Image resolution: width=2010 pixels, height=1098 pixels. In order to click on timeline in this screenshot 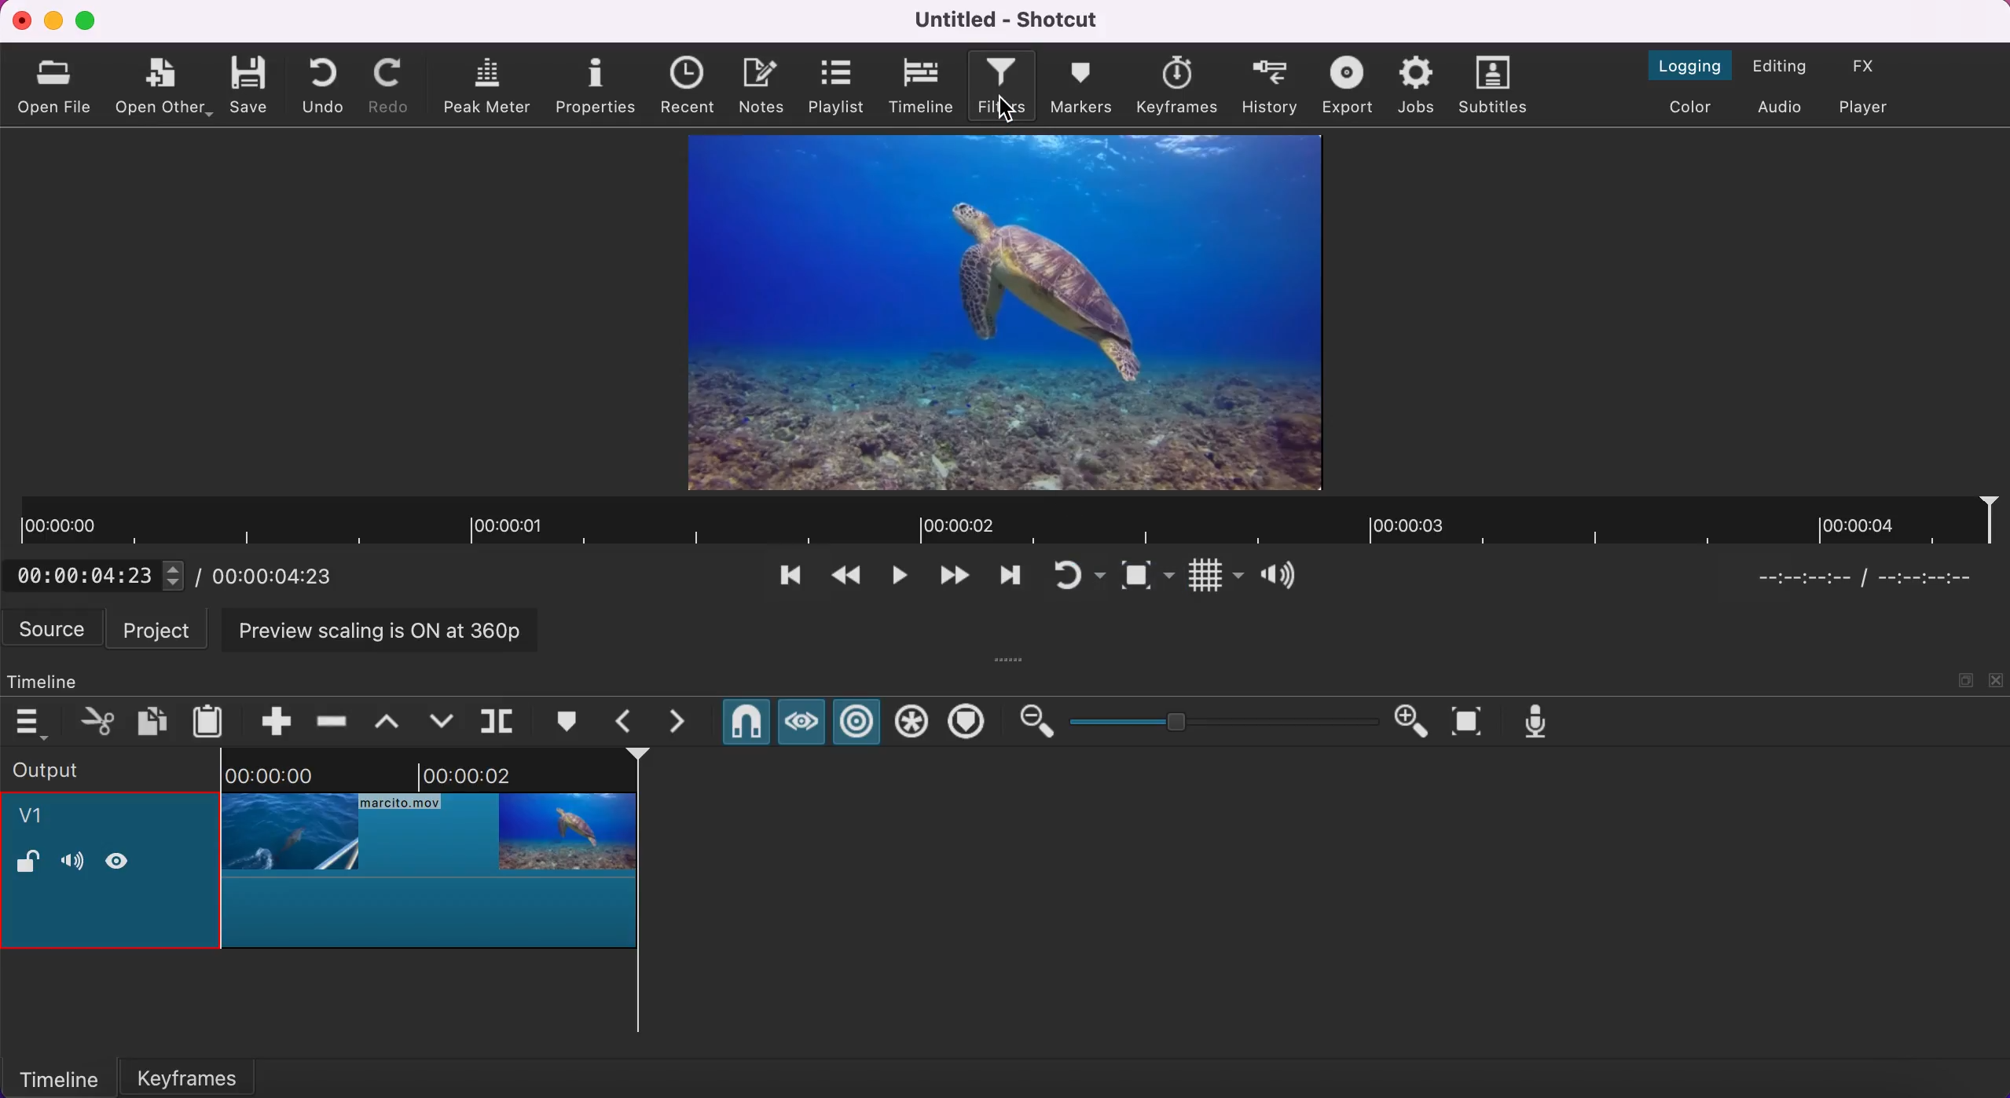, I will do `click(58, 1077)`.